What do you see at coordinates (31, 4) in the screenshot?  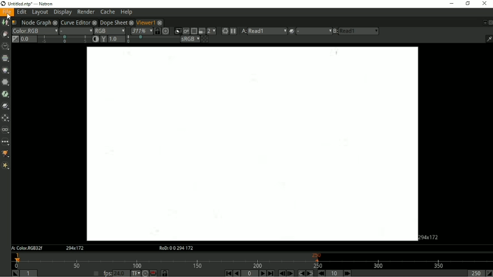 I see `title` at bounding box center [31, 4].